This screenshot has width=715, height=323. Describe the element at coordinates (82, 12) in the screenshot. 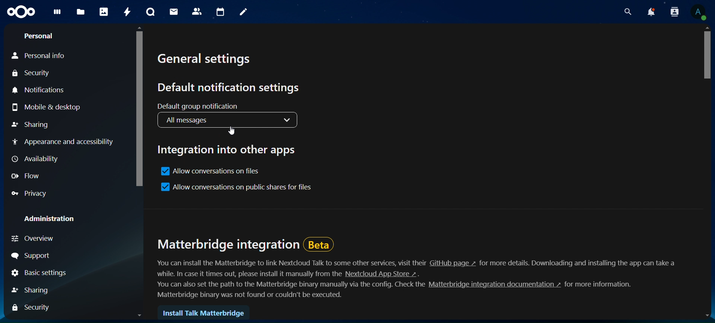

I see `files` at that location.